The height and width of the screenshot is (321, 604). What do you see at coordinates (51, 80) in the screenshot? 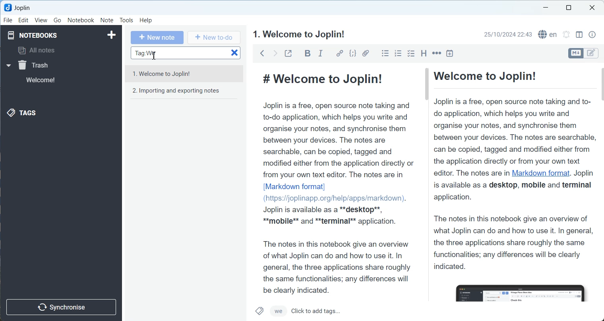
I see `welcome` at bounding box center [51, 80].